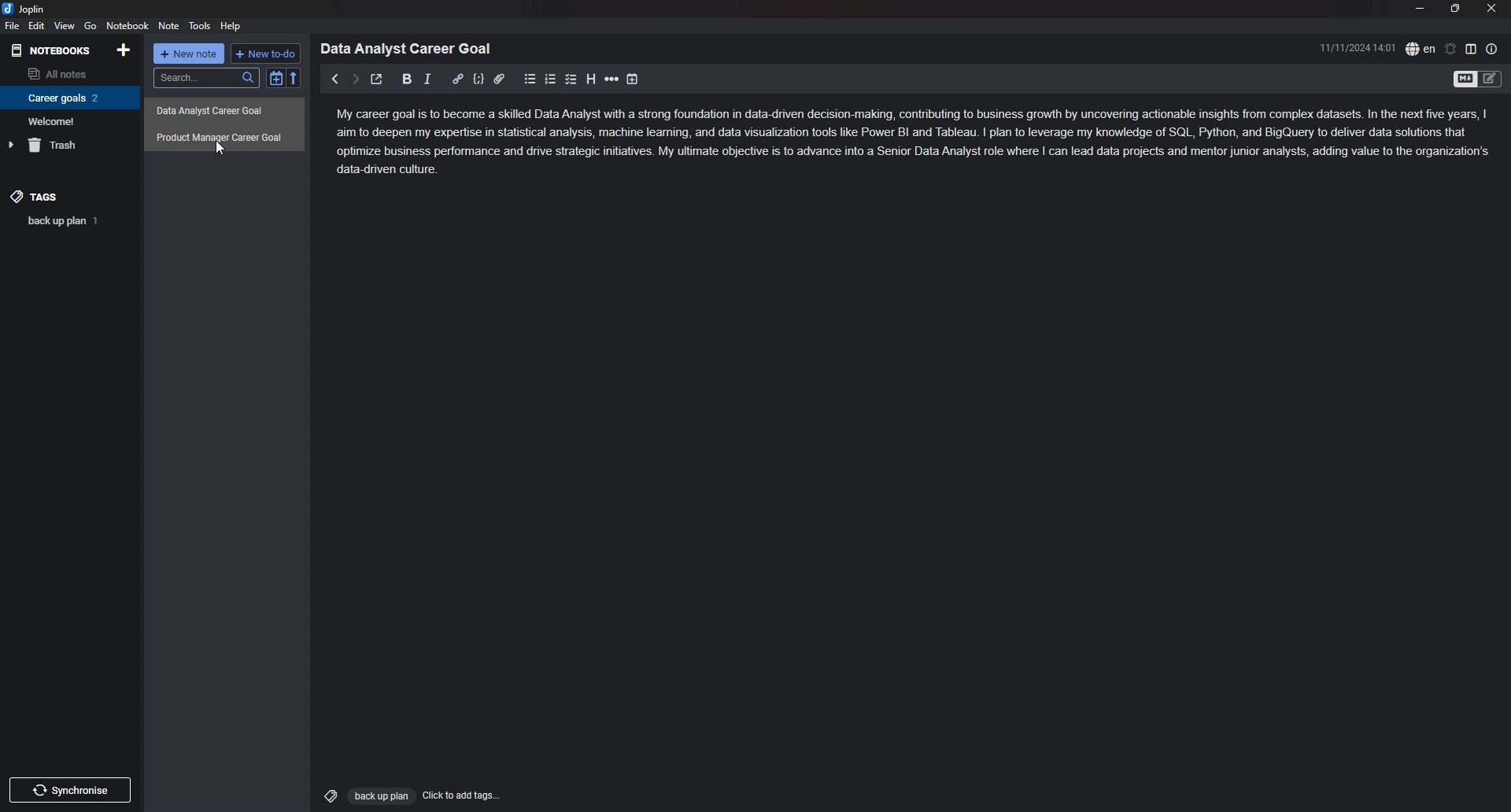 This screenshot has height=812, width=1511. What do you see at coordinates (355, 79) in the screenshot?
I see `next` at bounding box center [355, 79].